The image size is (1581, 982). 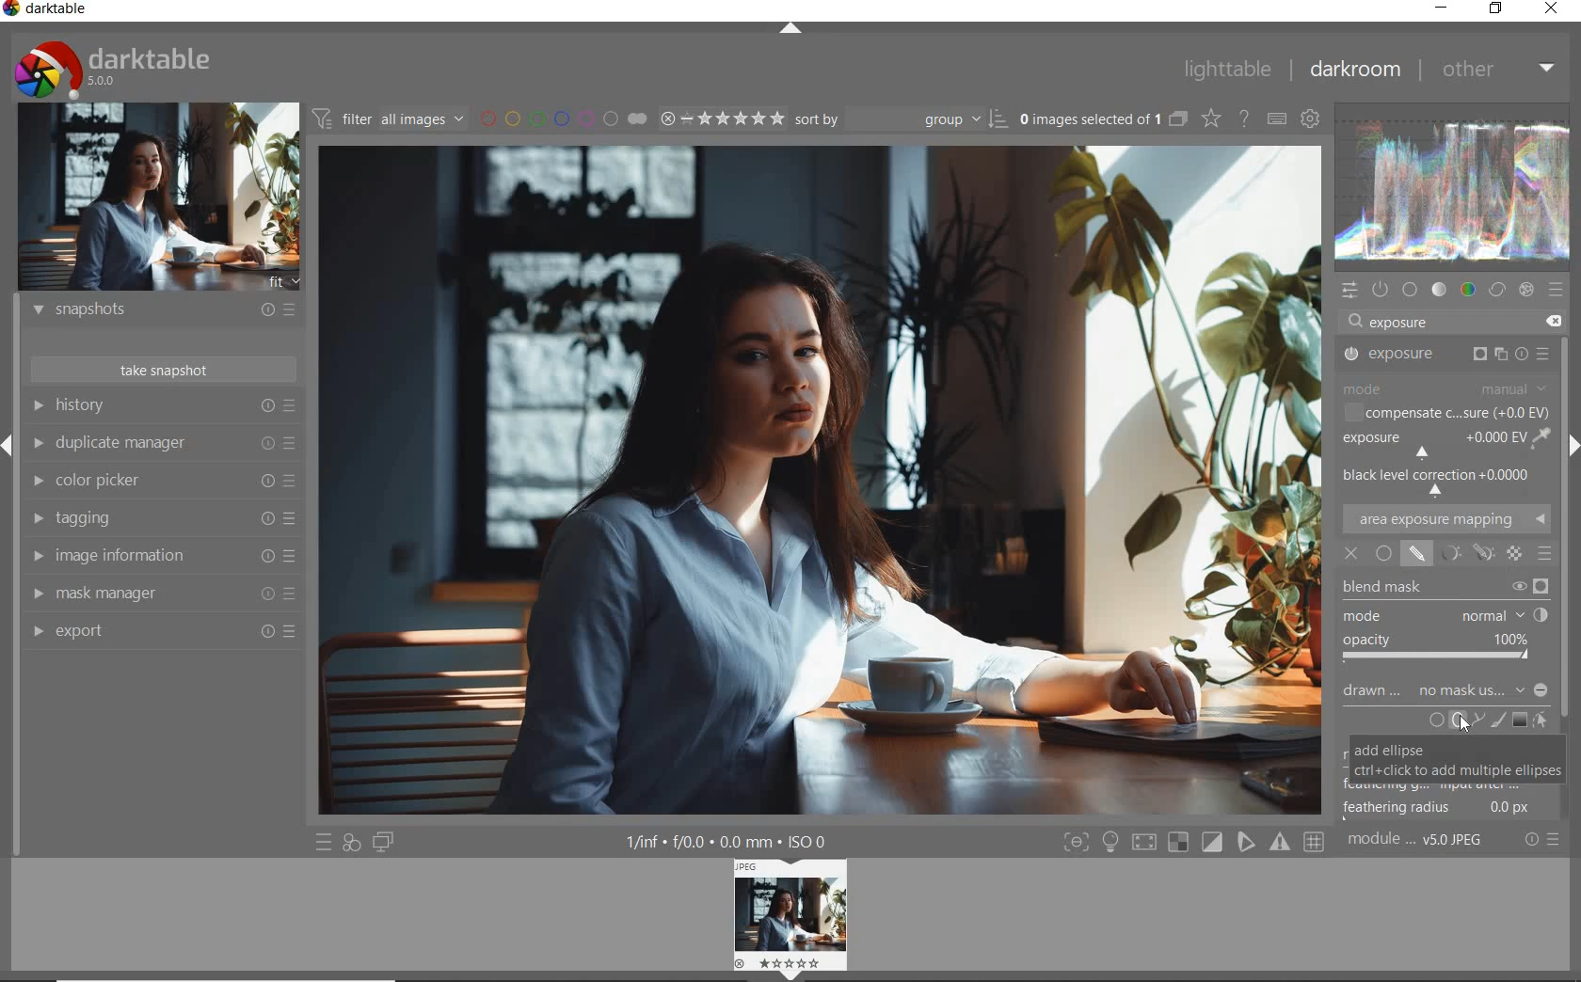 What do you see at coordinates (1105, 121) in the screenshot?
I see `expand grouped images` at bounding box center [1105, 121].